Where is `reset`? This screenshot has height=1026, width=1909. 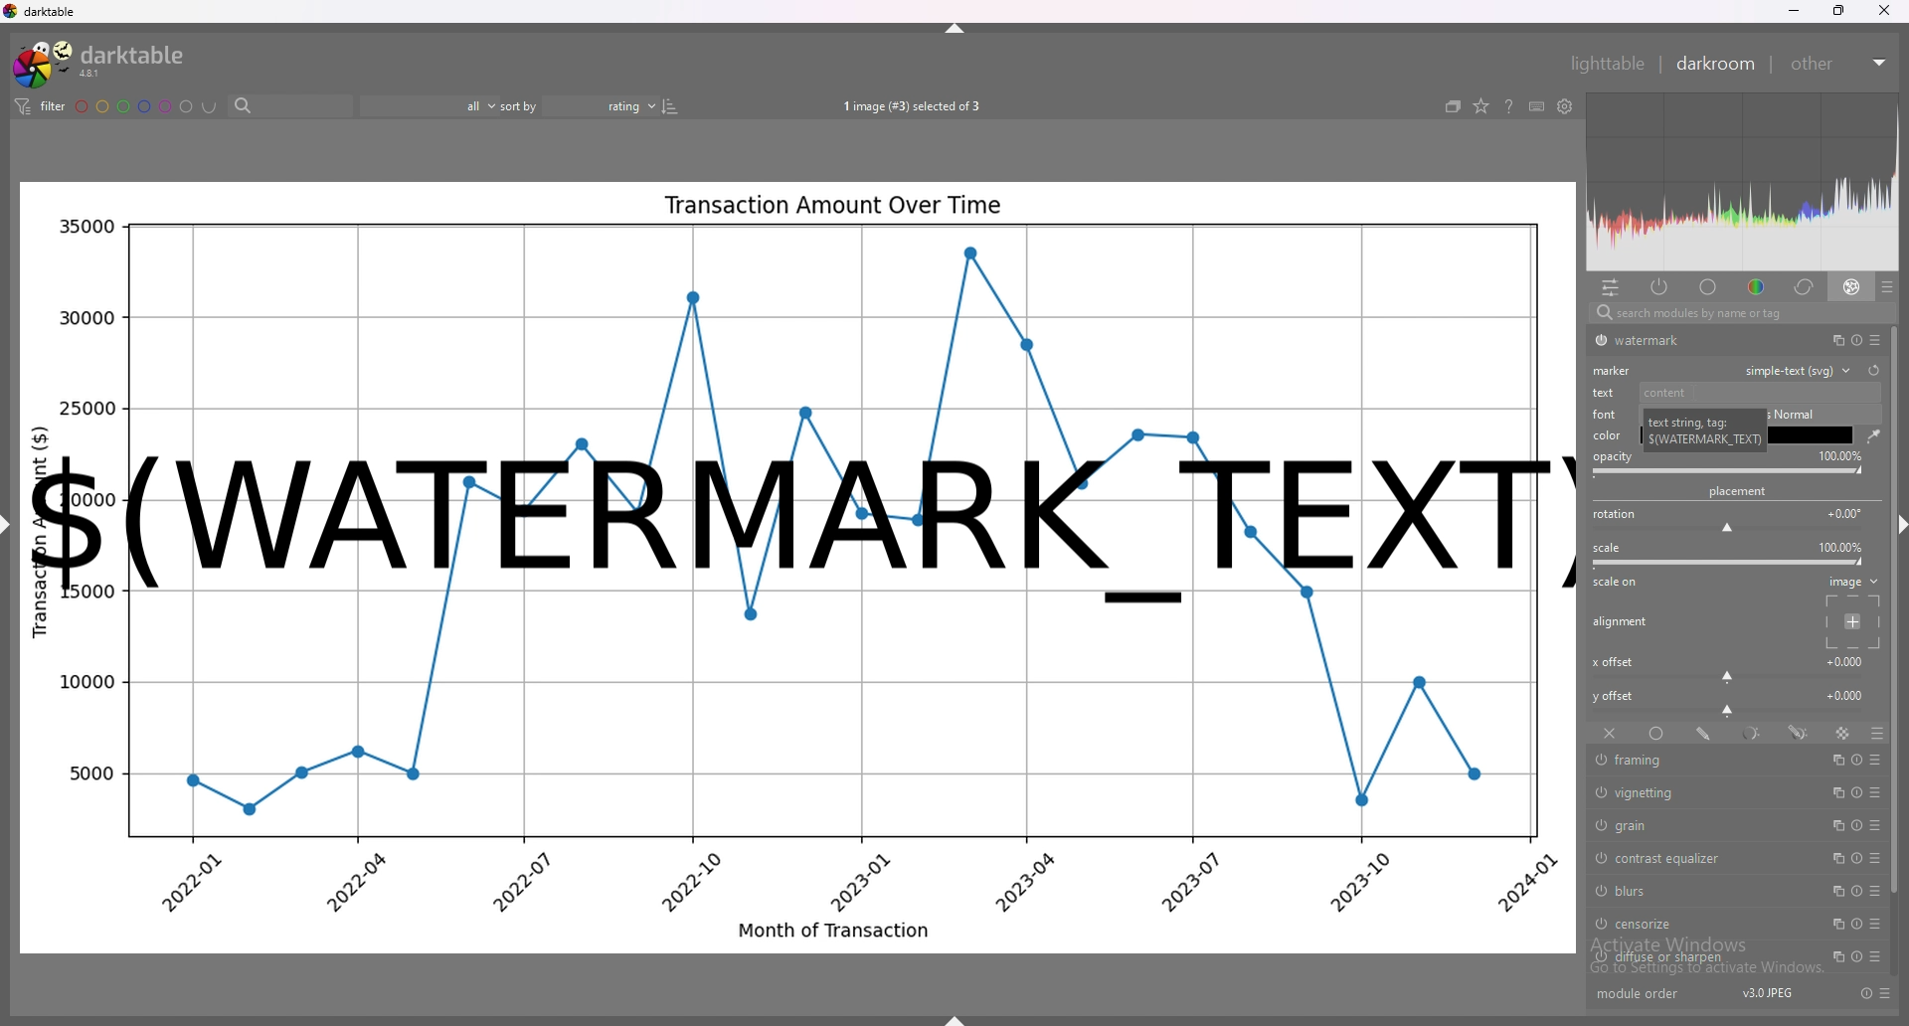 reset is located at coordinates (1853, 859).